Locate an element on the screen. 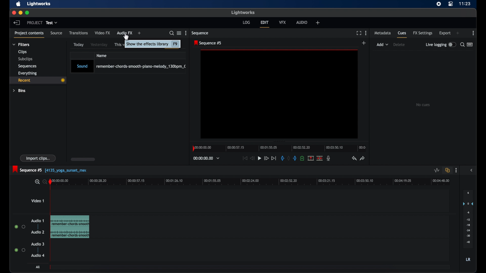 The height and width of the screenshot is (273, 486). tooltip is located at coordinates (153, 45).